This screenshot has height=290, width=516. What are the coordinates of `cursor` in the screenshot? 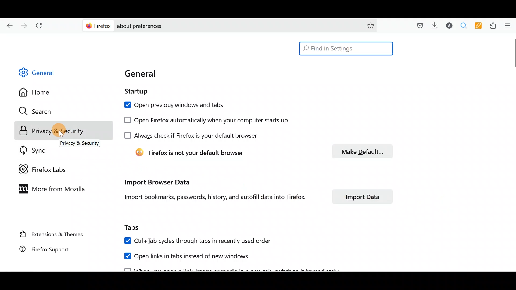 It's located at (513, 54).